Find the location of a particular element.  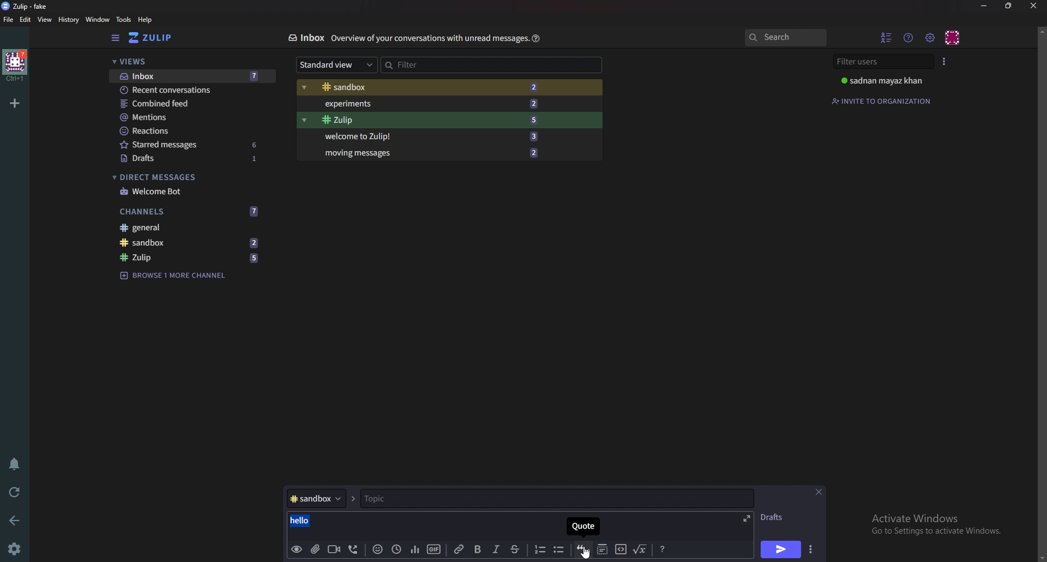

send is located at coordinates (781, 549).